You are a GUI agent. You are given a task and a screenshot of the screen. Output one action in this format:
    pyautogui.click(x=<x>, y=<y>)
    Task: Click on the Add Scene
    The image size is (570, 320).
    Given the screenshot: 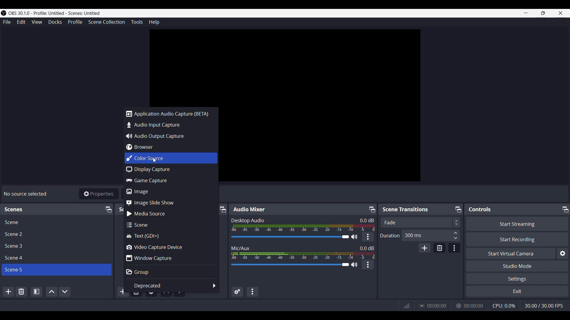 What is the action you would take?
    pyautogui.click(x=8, y=292)
    